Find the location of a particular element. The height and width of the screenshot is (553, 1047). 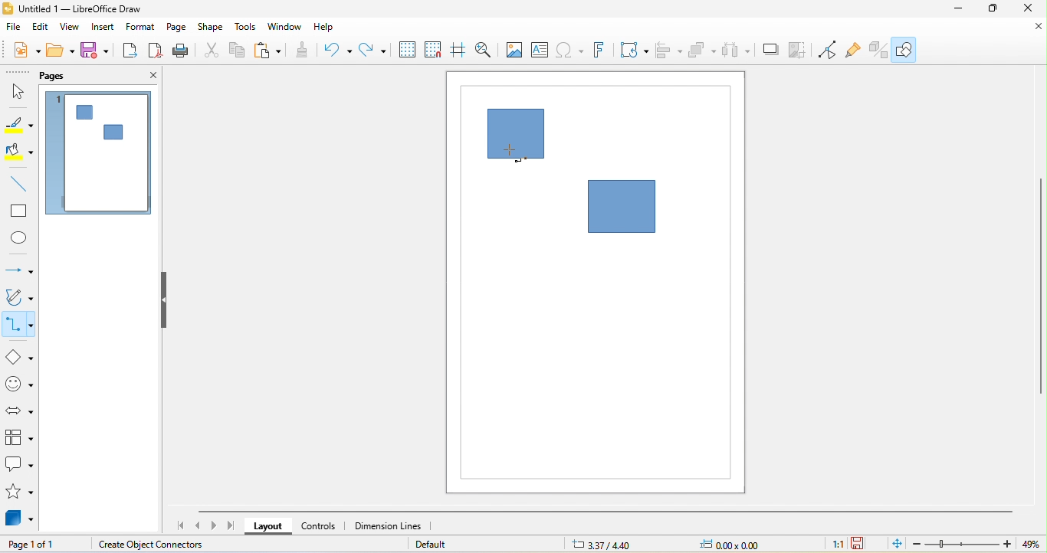

zoom is located at coordinates (980, 543).